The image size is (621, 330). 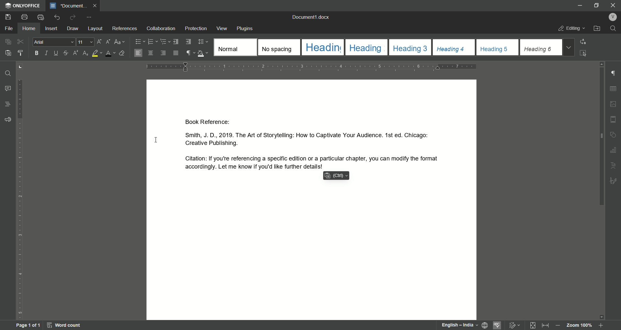 What do you see at coordinates (22, 53) in the screenshot?
I see `copy style` at bounding box center [22, 53].